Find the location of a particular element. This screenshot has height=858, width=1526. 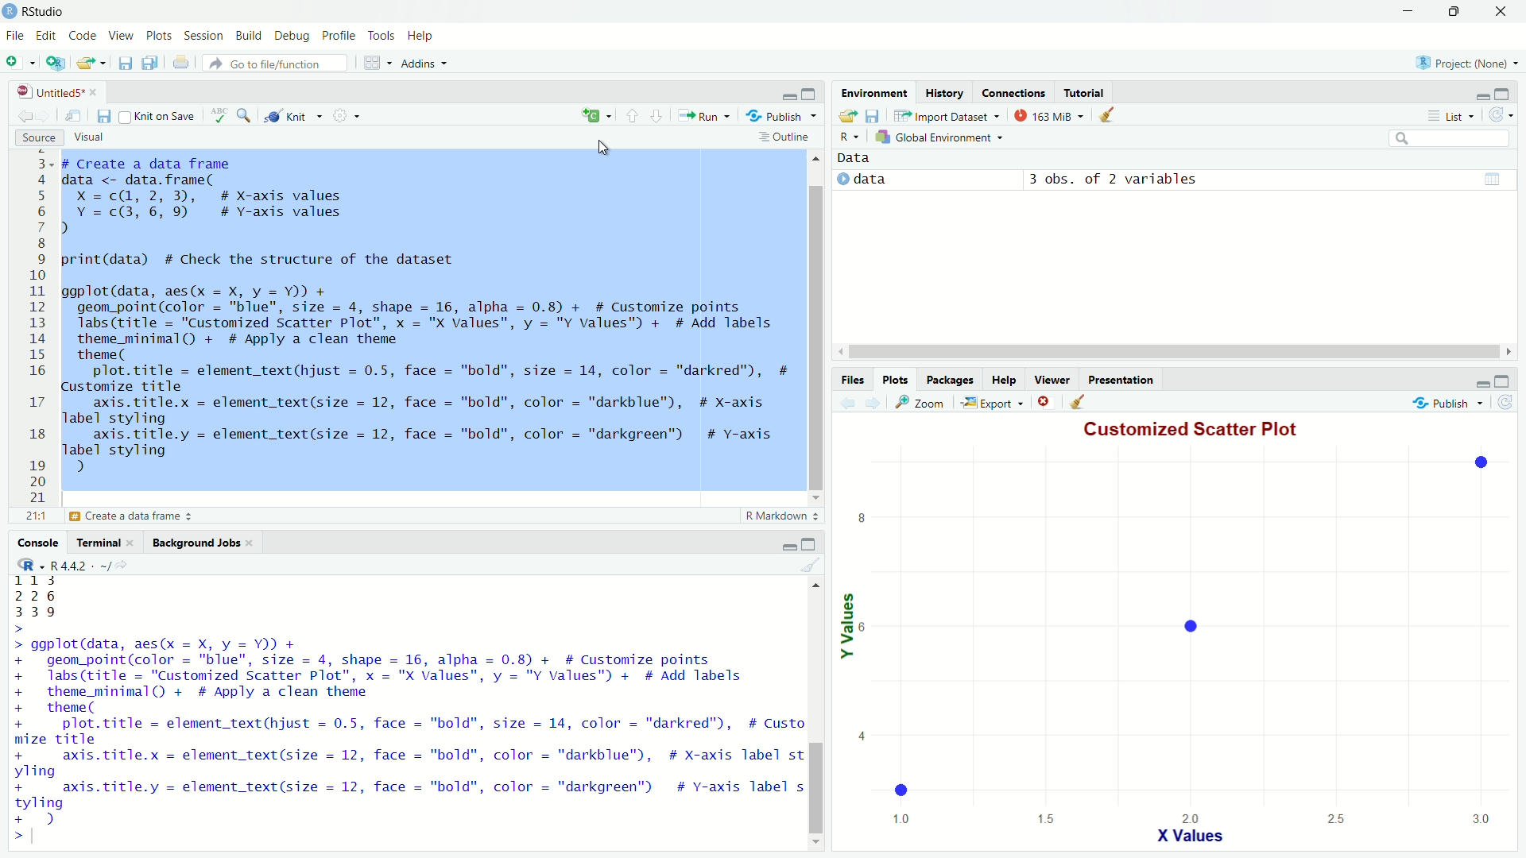

minimize is located at coordinates (1410, 11).